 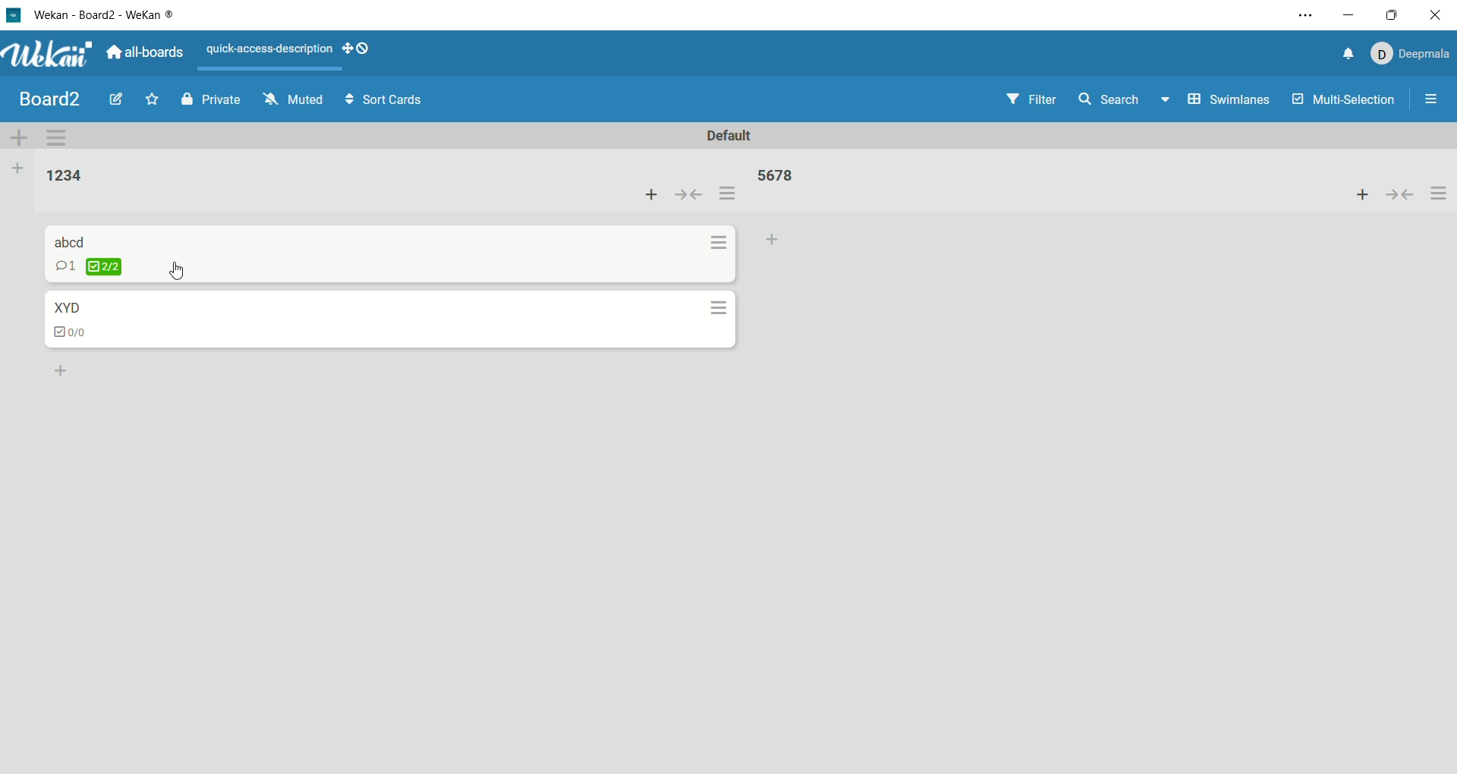 I want to click on checklist, so click(x=89, y=266).